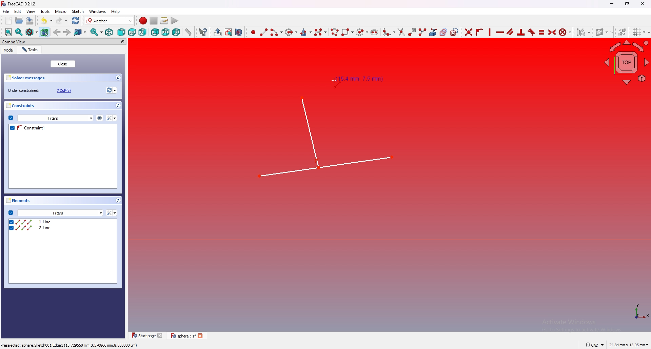  What do you see at coordinates (442, 32) in the screenshot?
I see `Create carbon copy` at bounding box center [442, 32].